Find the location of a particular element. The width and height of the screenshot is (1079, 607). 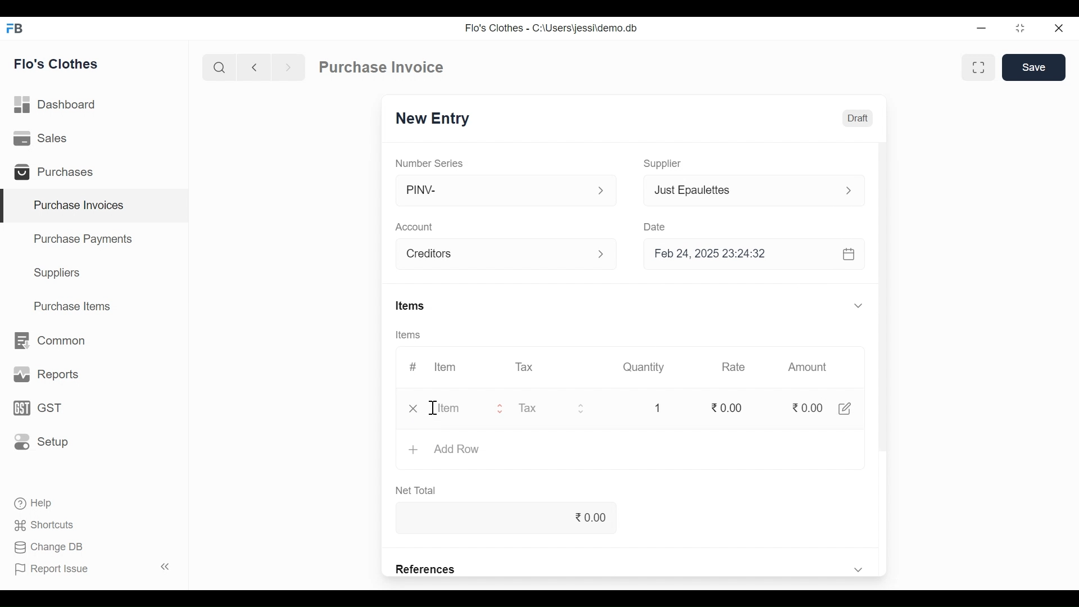

Add Row is located at coordinates (459, 450).